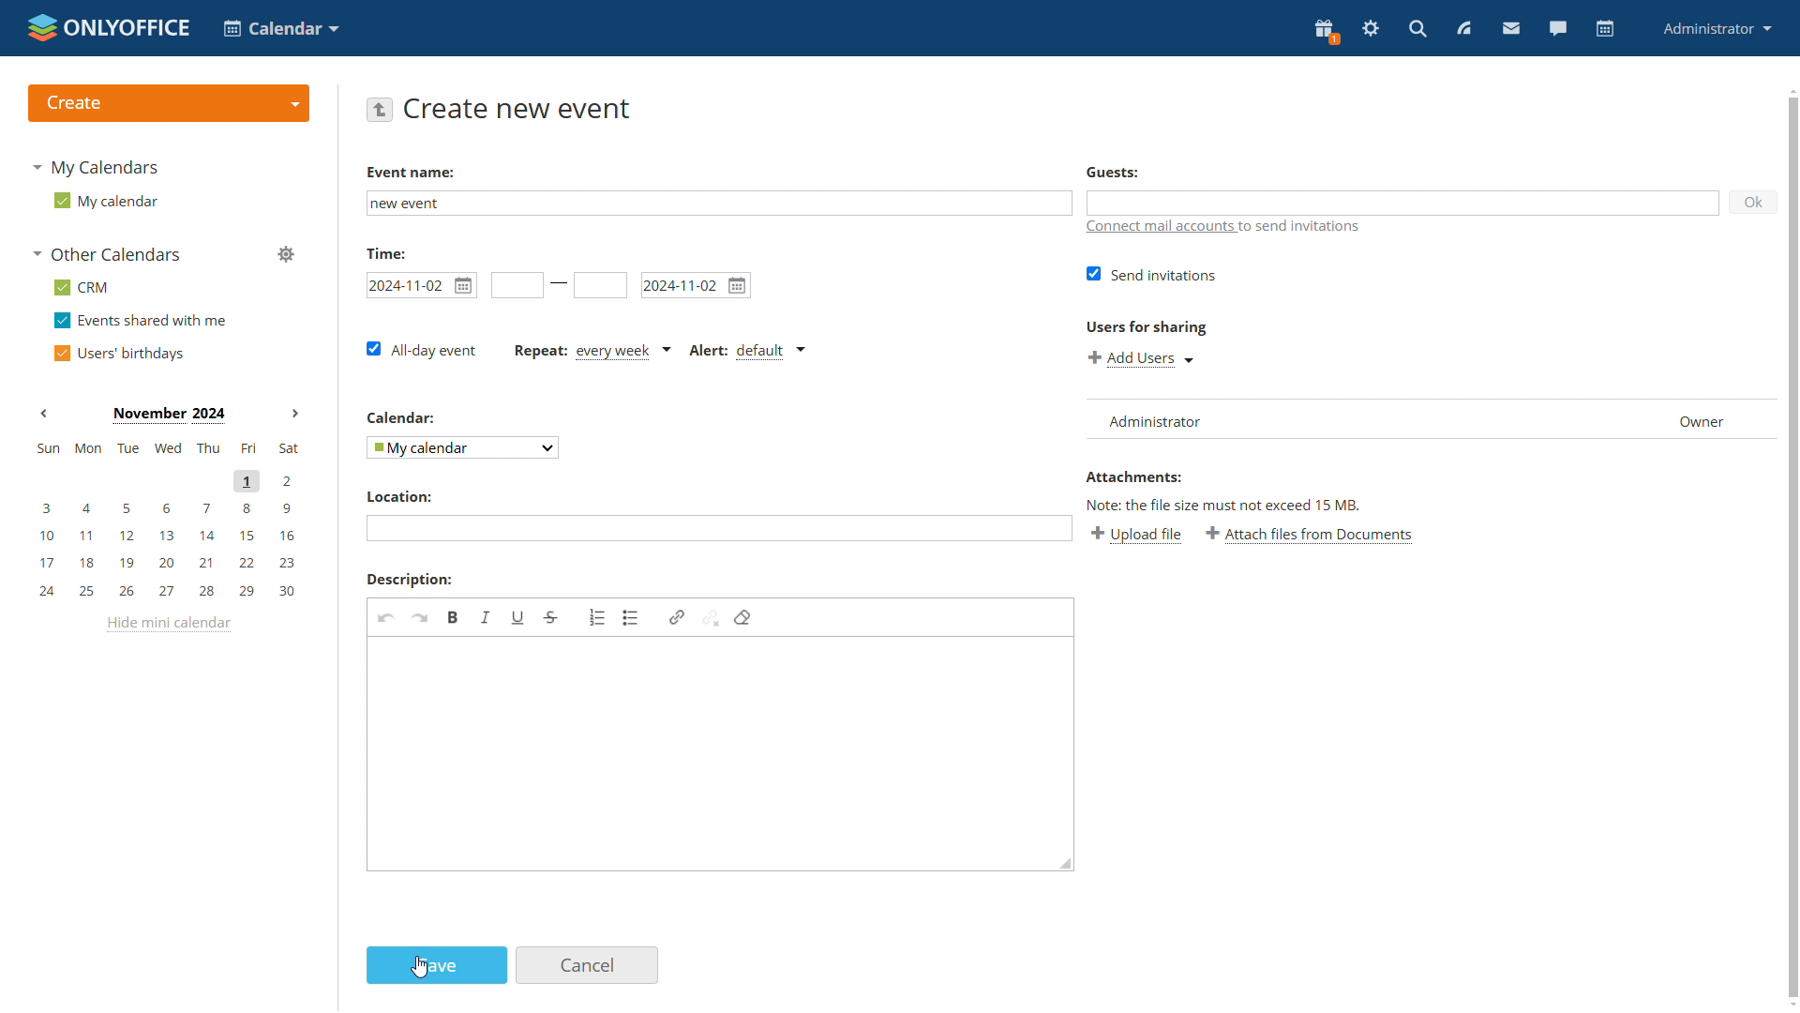  What do you see at coordinates (172, 625) in the screenshot?
I see `hide mini calendar` at bounding box center [172, 625].